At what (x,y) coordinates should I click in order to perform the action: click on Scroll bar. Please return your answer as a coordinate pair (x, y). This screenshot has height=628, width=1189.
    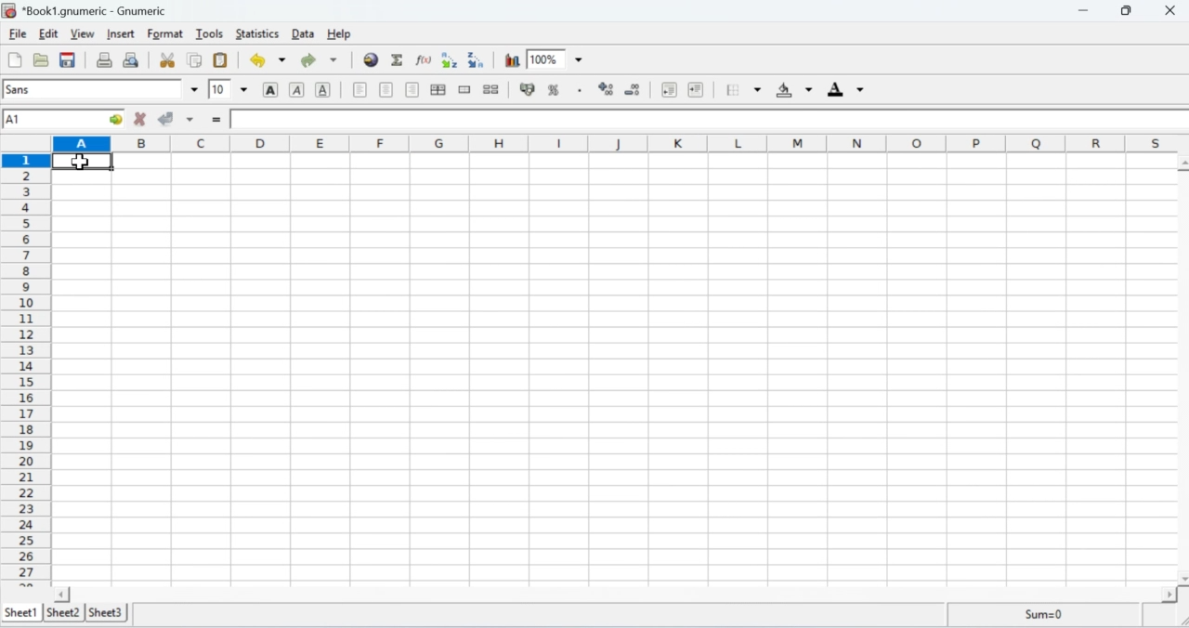
    Looking at the image, I should click on (621, 594).